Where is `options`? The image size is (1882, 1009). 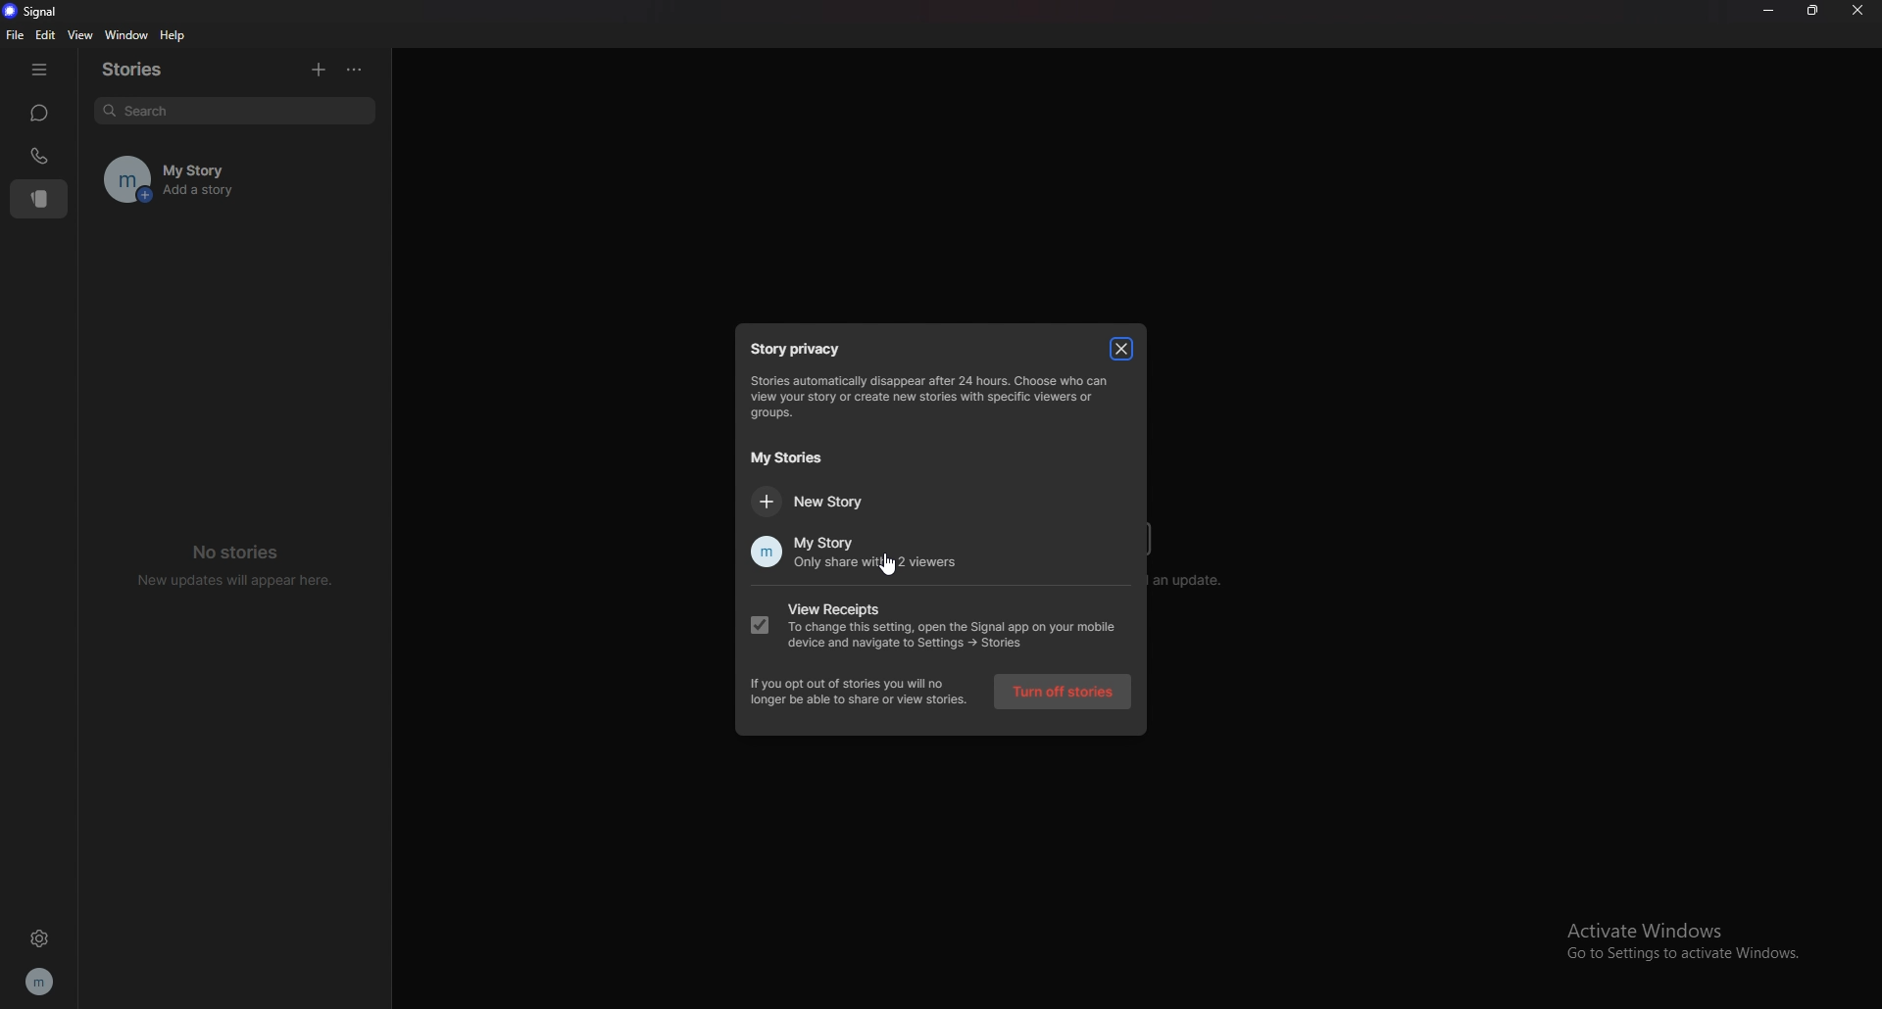
options is located at coordinates (354, 70).